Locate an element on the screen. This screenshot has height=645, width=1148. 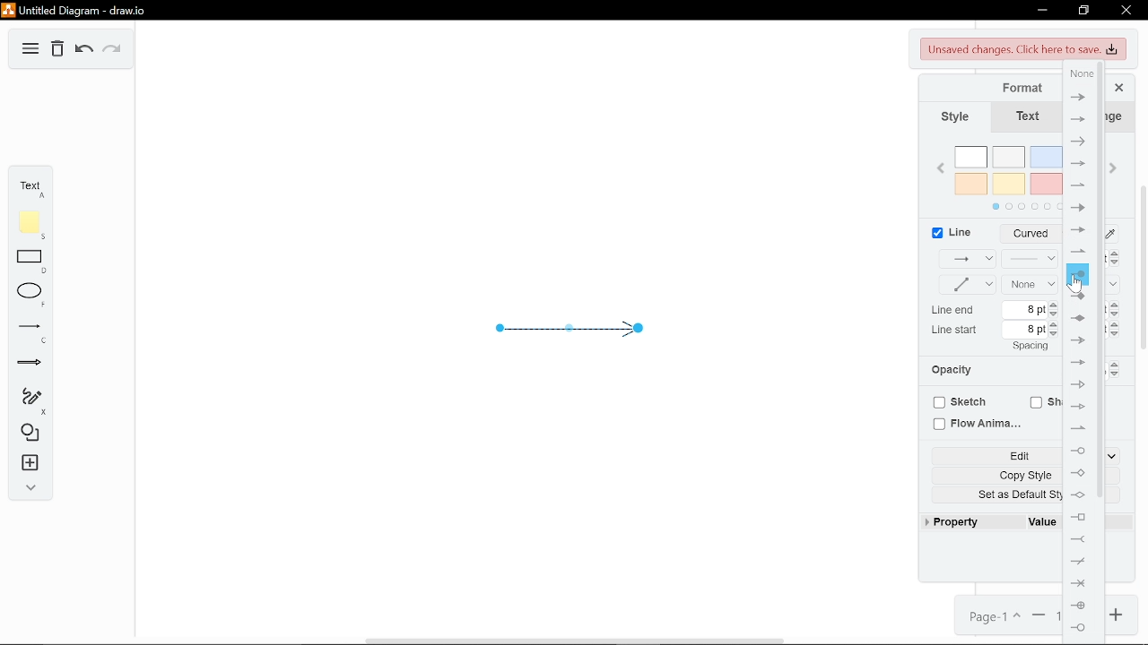
Unsaved changes. click here to save is located at coordinates (1022, 50).